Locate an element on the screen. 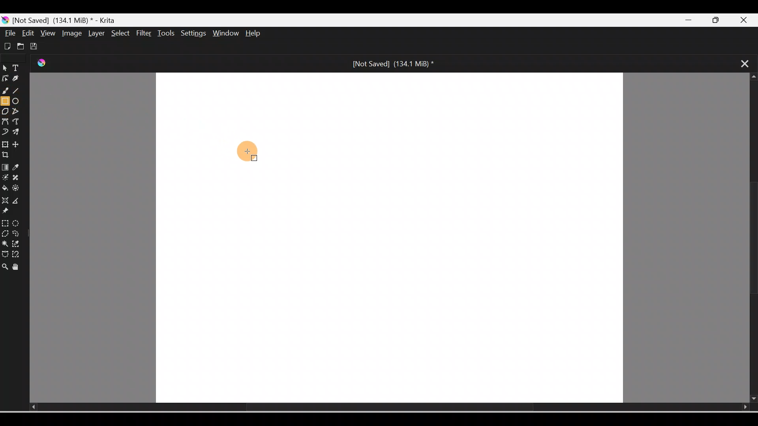 The height and width of the screenshot is (426, 758). Colorize mask tool is located at coordinates (5, 178).